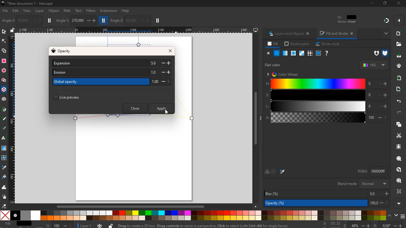 The width and height of the screenshot is (406, 228). What do you see at coordinates (398, 125) in the screenshot?
I see `layers` at bounding box center [398, 125].